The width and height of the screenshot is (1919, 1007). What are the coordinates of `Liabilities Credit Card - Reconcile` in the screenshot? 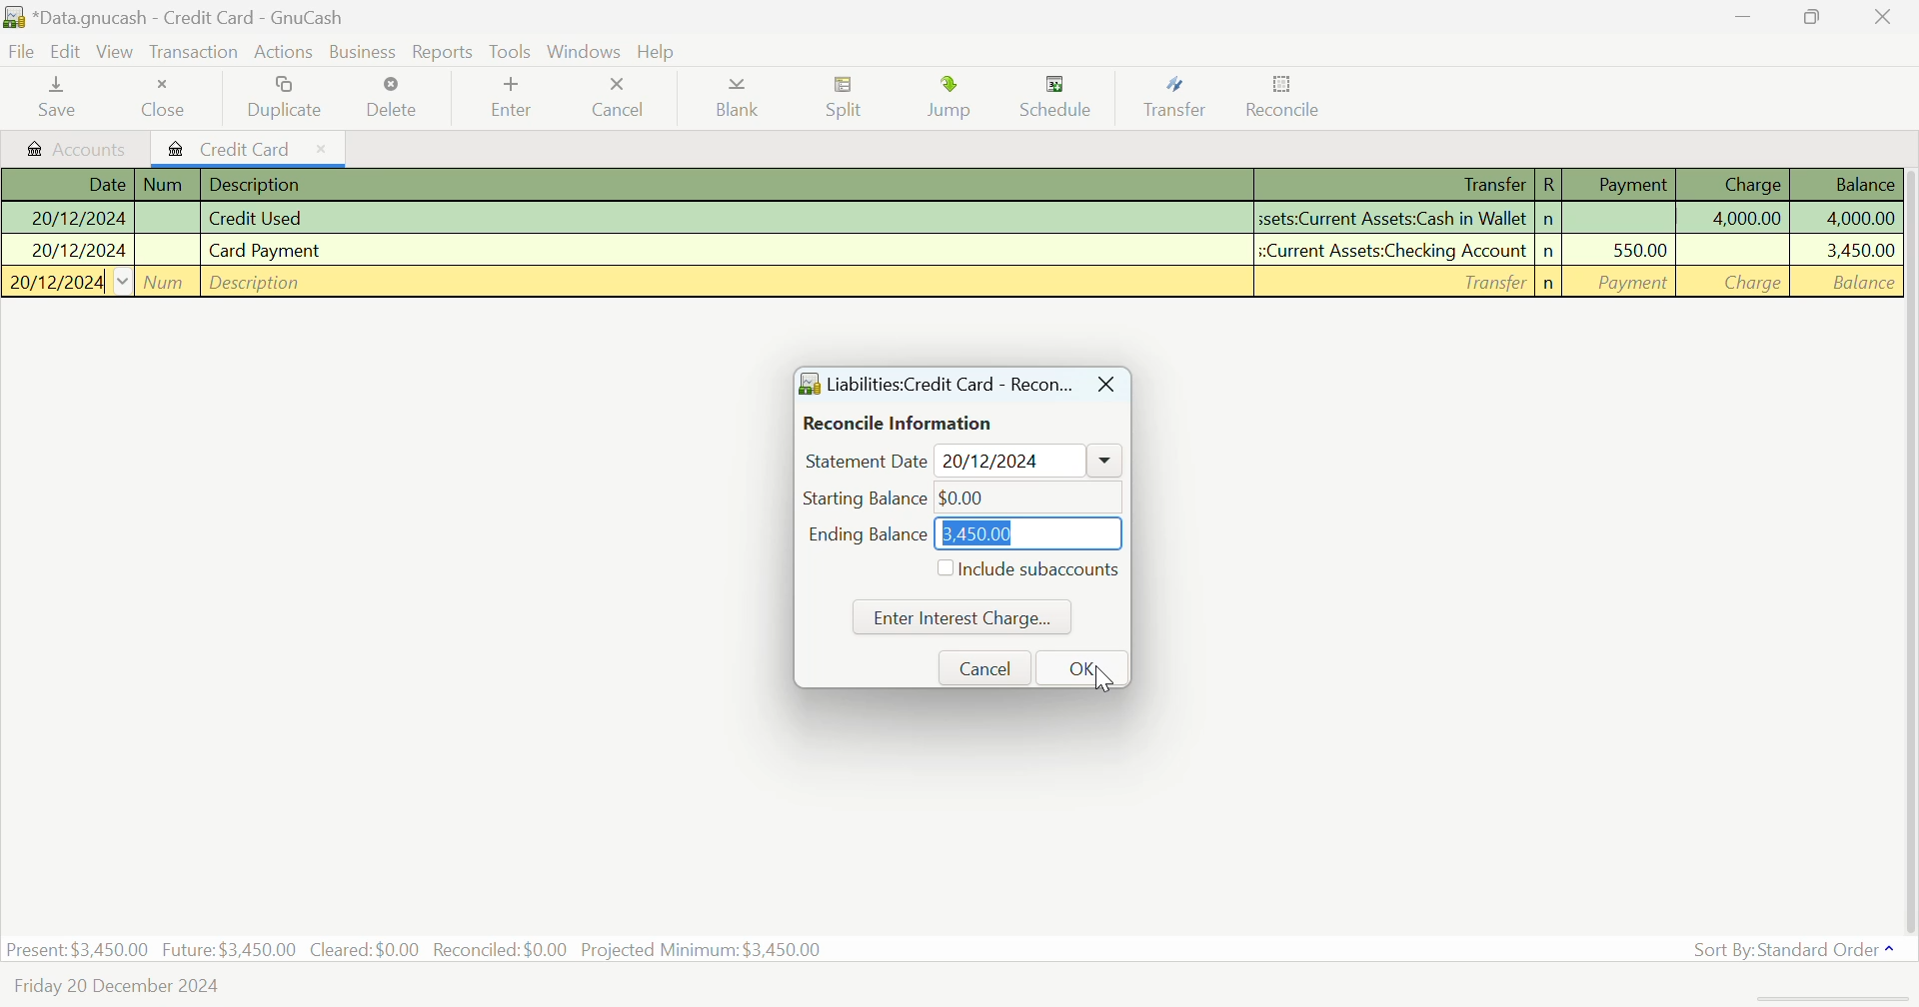 It's located at (937, 383).